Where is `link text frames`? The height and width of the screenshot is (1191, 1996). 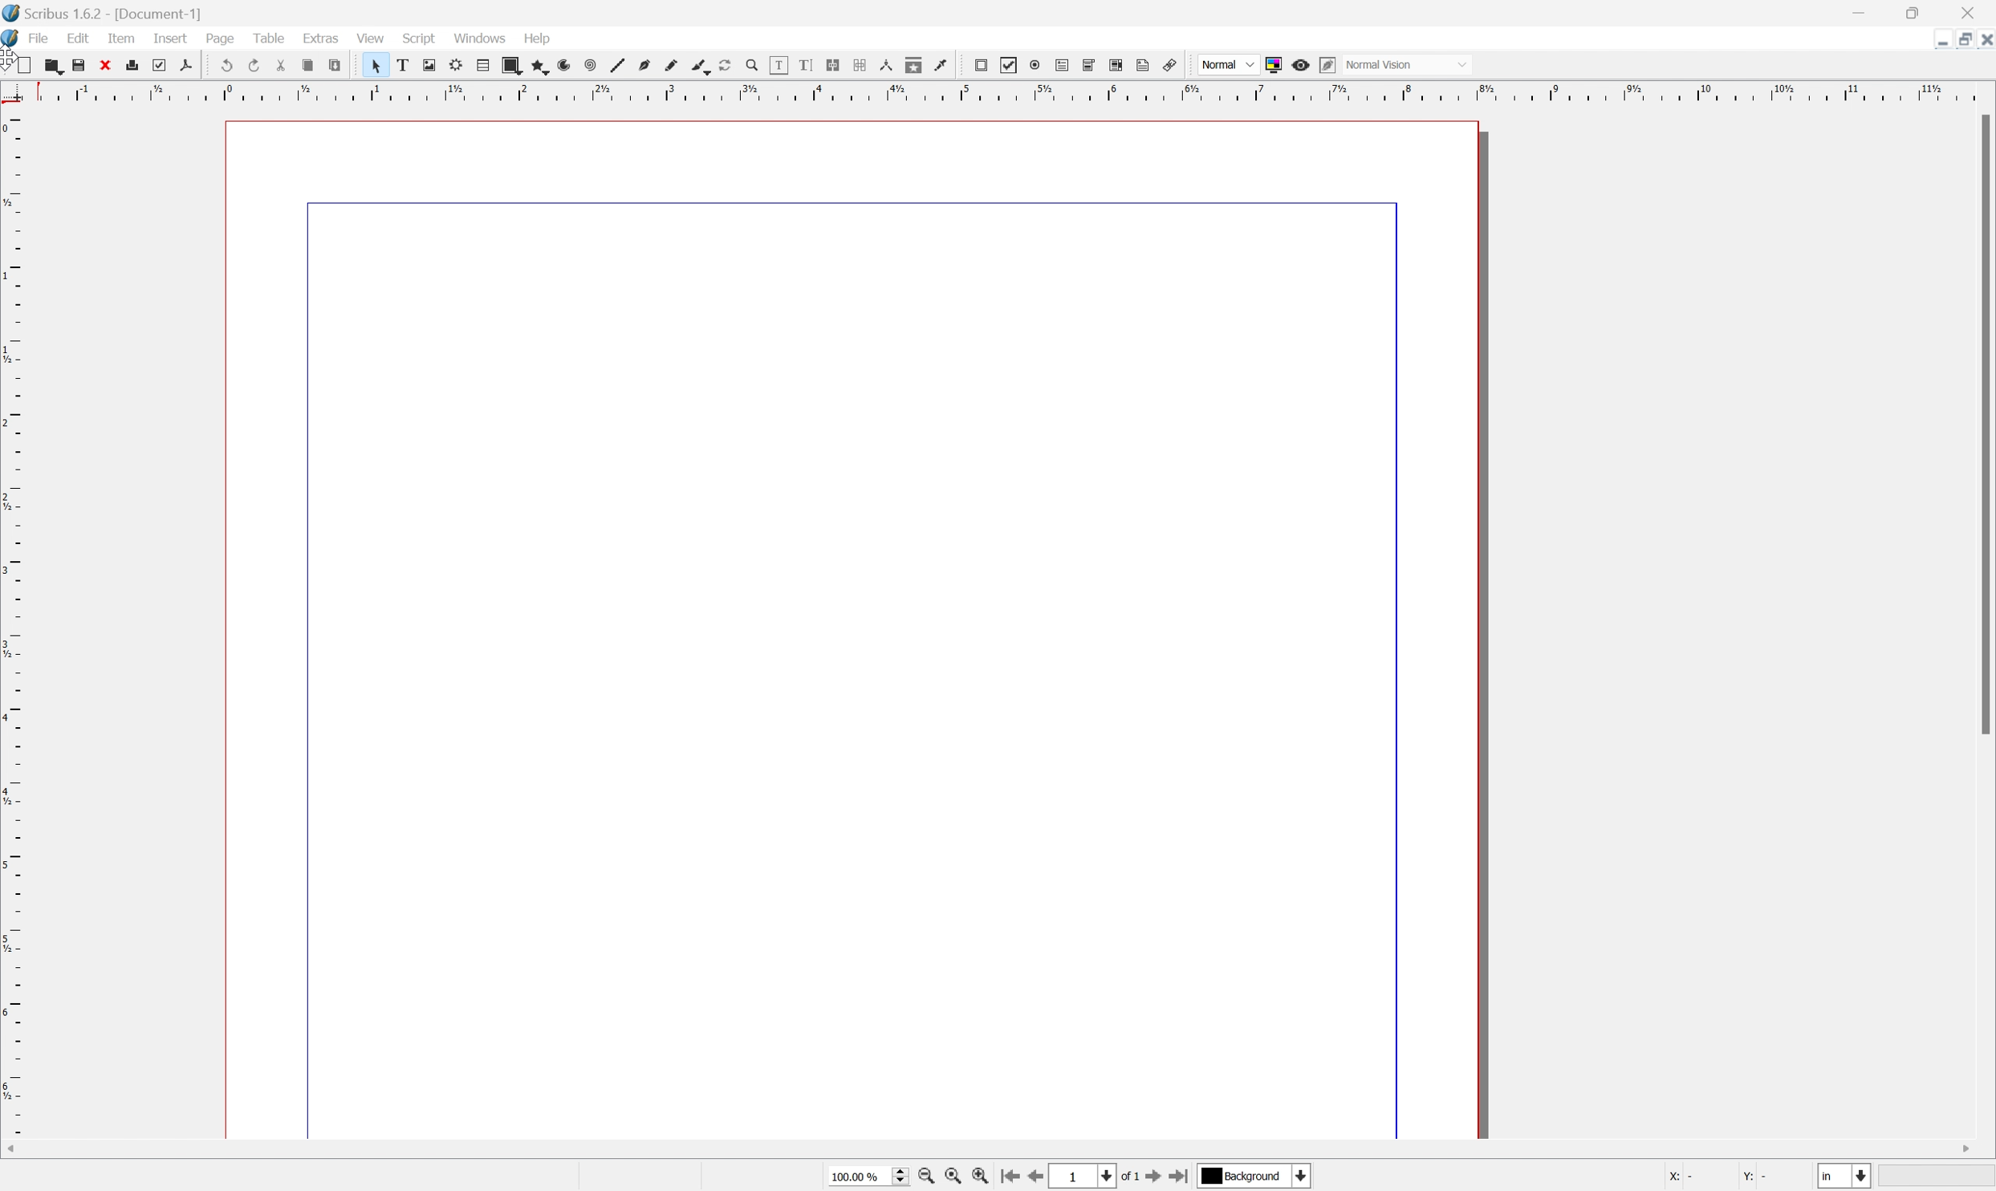
link text frames is located at coordinates (834, 65).